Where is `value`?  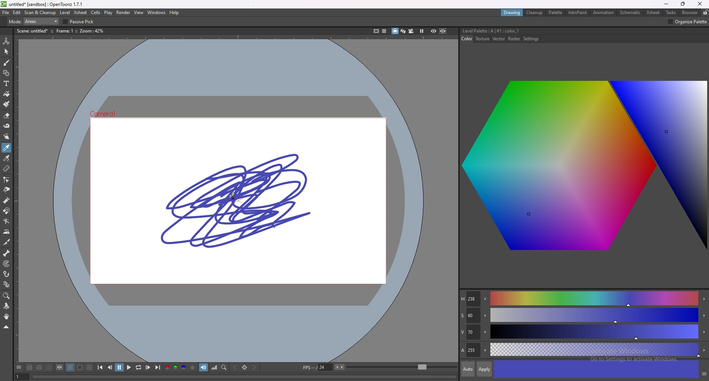 value is located at coordinates (584, 333).